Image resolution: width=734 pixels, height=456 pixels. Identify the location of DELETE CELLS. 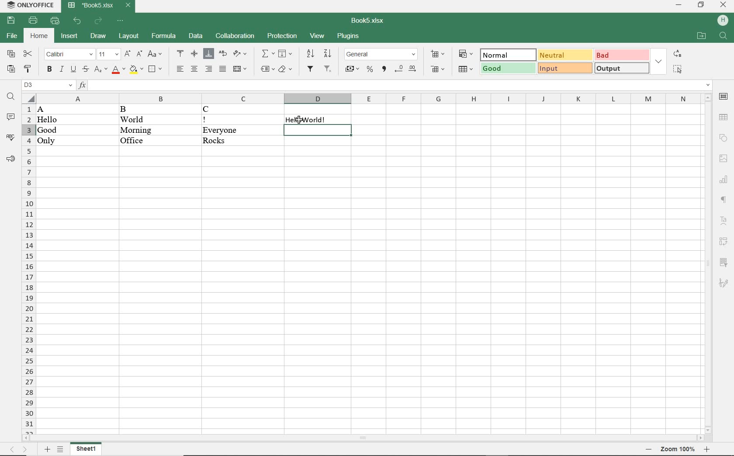
(438, 70).